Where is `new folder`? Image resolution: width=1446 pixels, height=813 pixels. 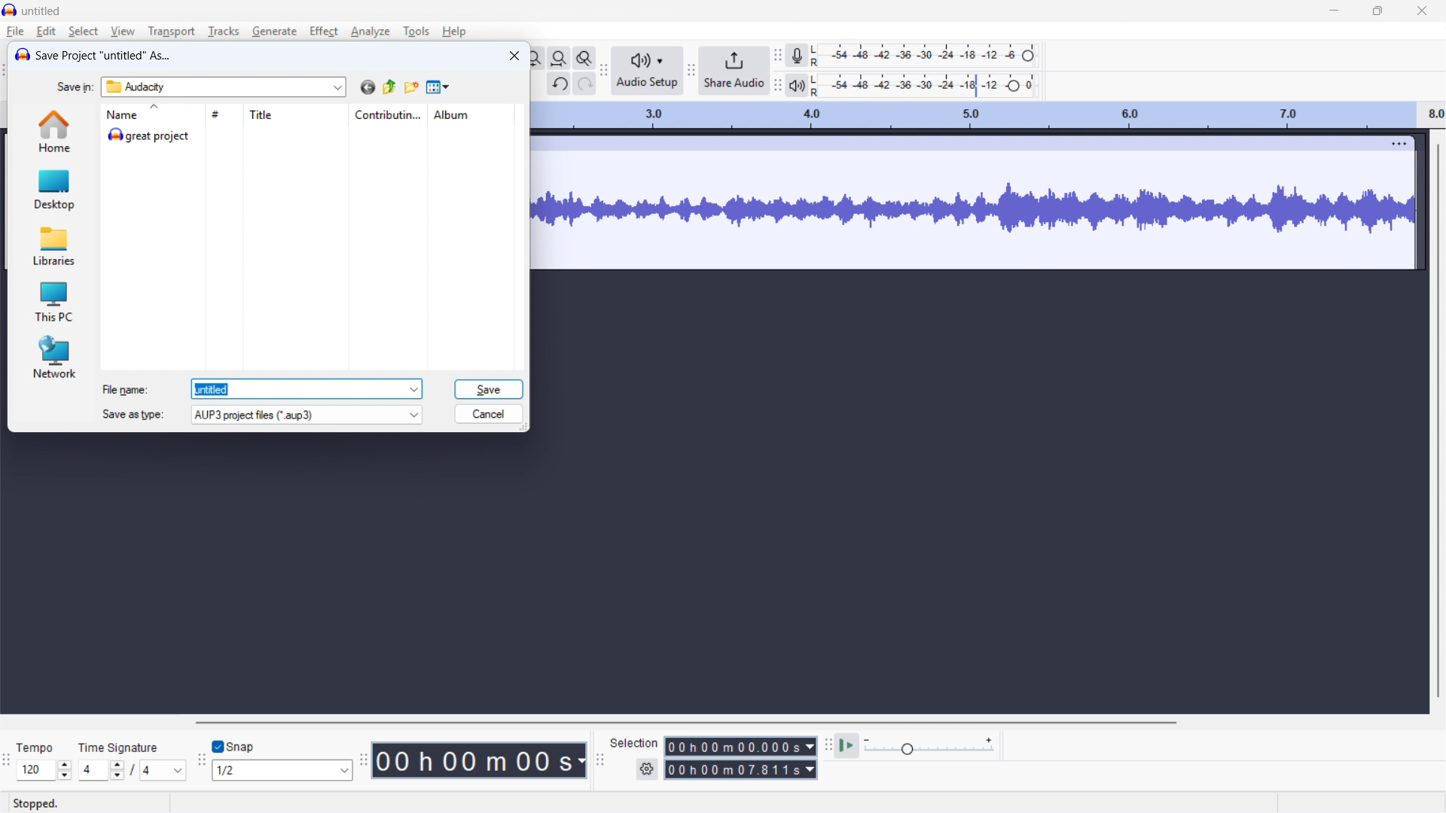
new folder is located at coordinates (412, 87).